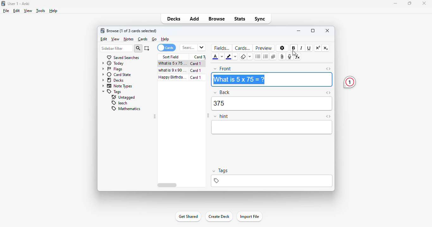  Describe the element at coordinates (28, 11) in the screenshot. I see `view` at that location.